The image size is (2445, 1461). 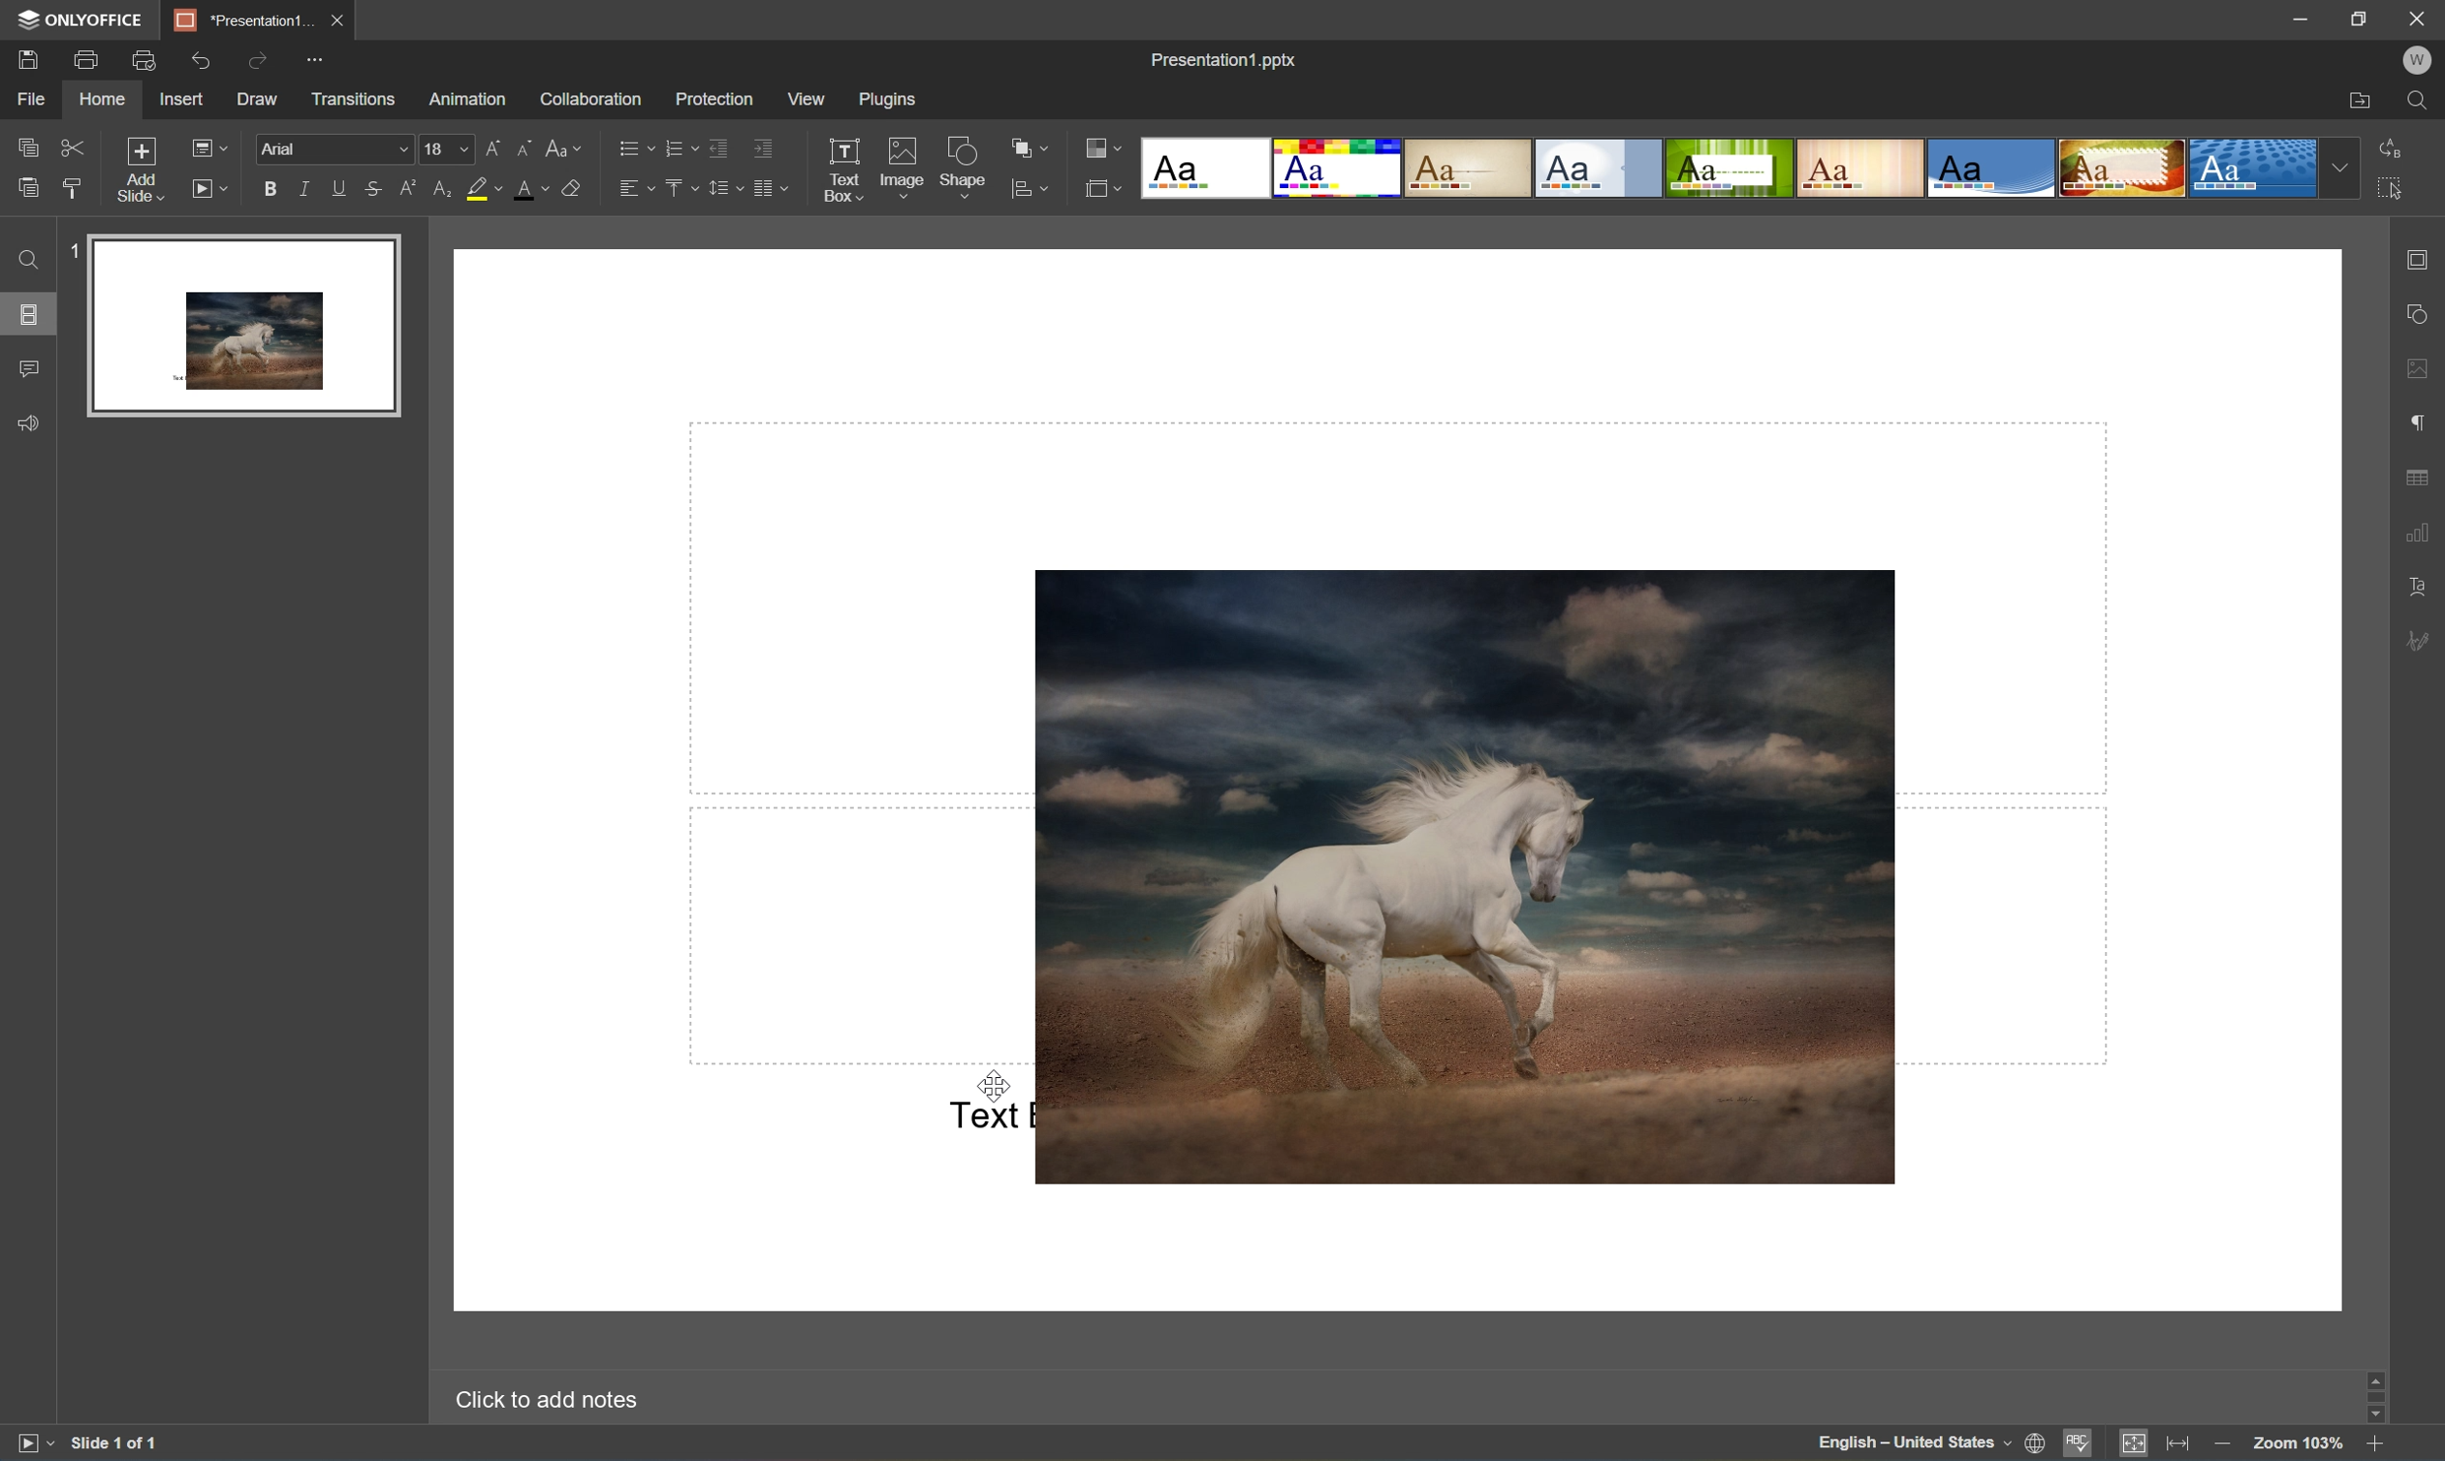 I want to click on Scroll Bar, so click(x=2379, y=1392).